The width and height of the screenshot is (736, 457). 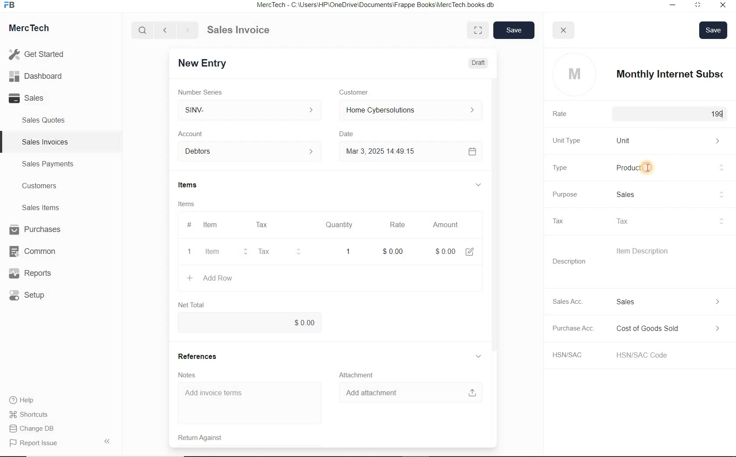 What do you see at coordinates (570, 301) in the screenshot?
I see `Sales Acc.` at bounding box center [570, 301].